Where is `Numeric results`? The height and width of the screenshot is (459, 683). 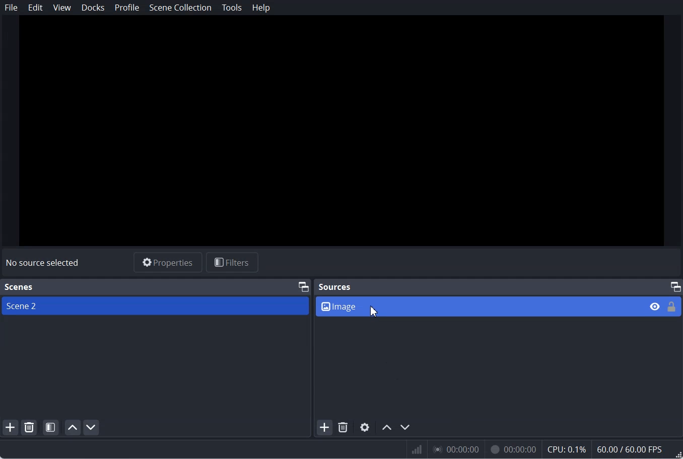 Numeric results is located at coordinates (544, 449).